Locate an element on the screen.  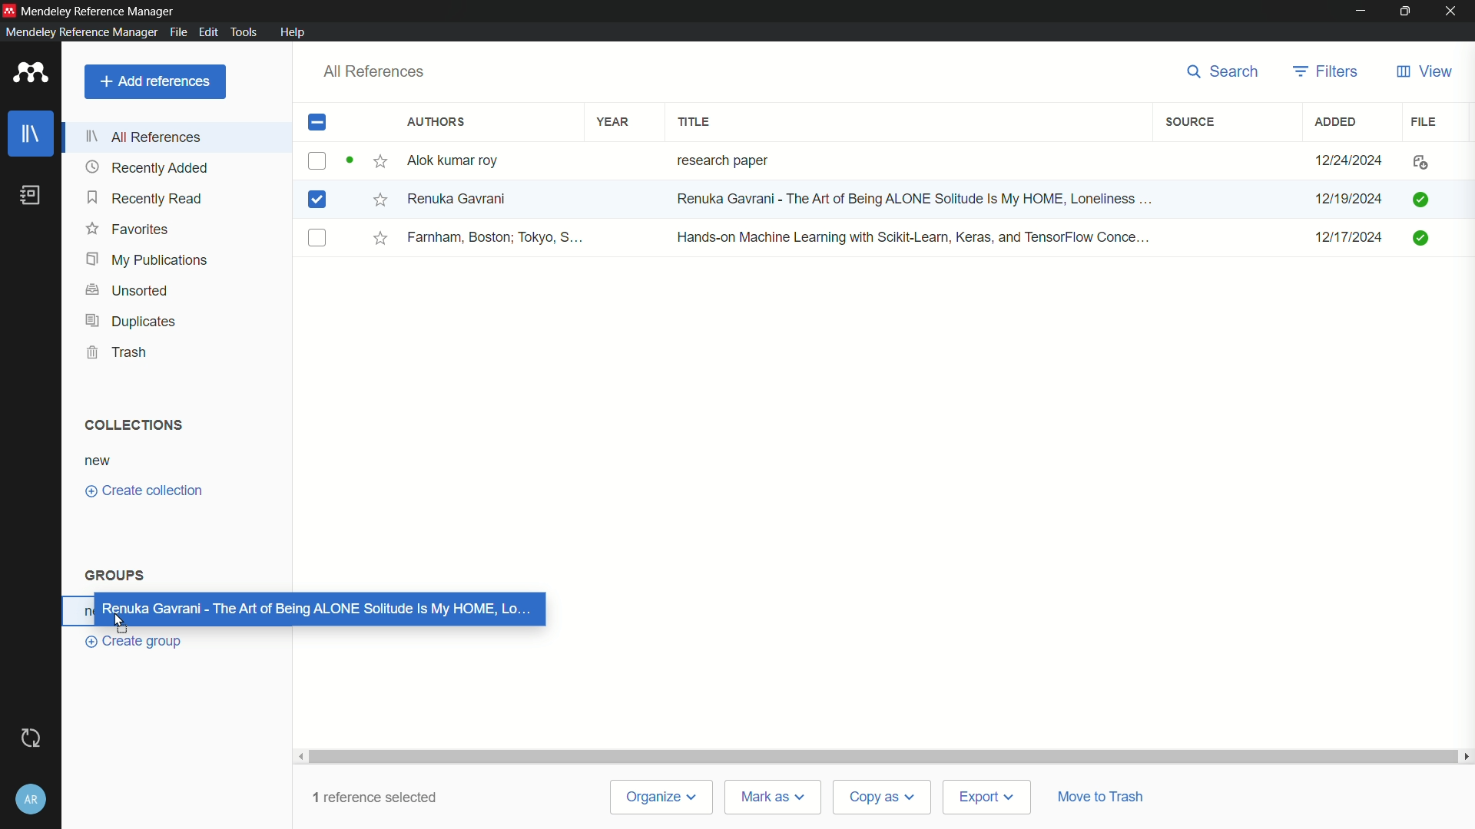
Checked is located at coordinates (1424, 237).